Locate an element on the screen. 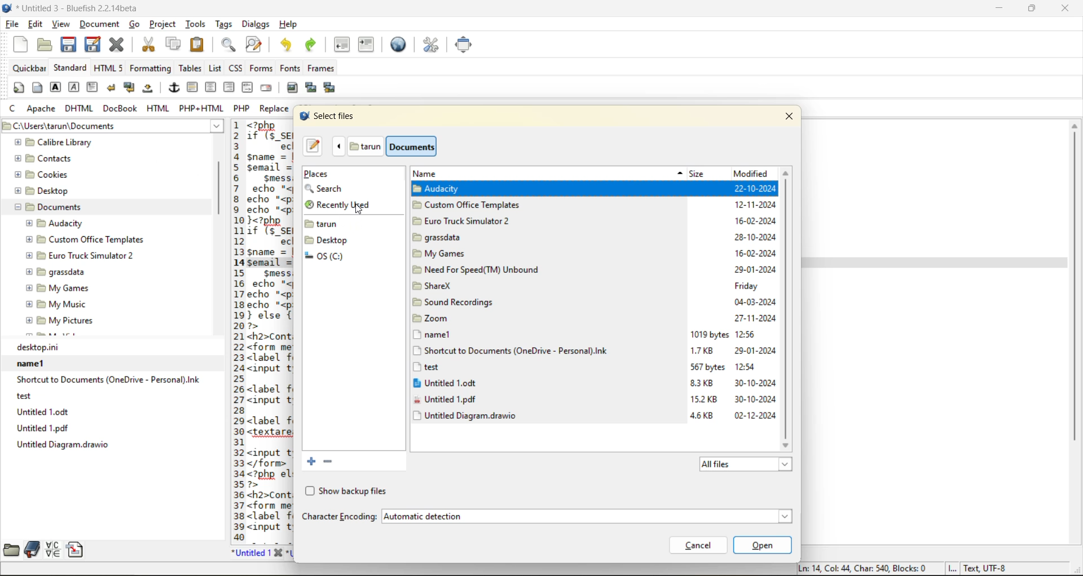 The image size is (1083, 576). tools is located at coordinates (196, 24).